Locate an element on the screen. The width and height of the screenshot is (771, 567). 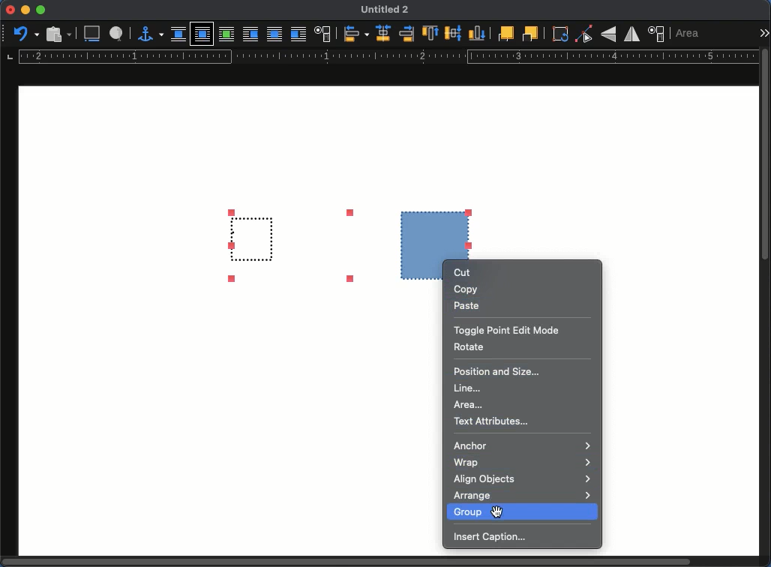
point  is located at coordinates (583, 34).